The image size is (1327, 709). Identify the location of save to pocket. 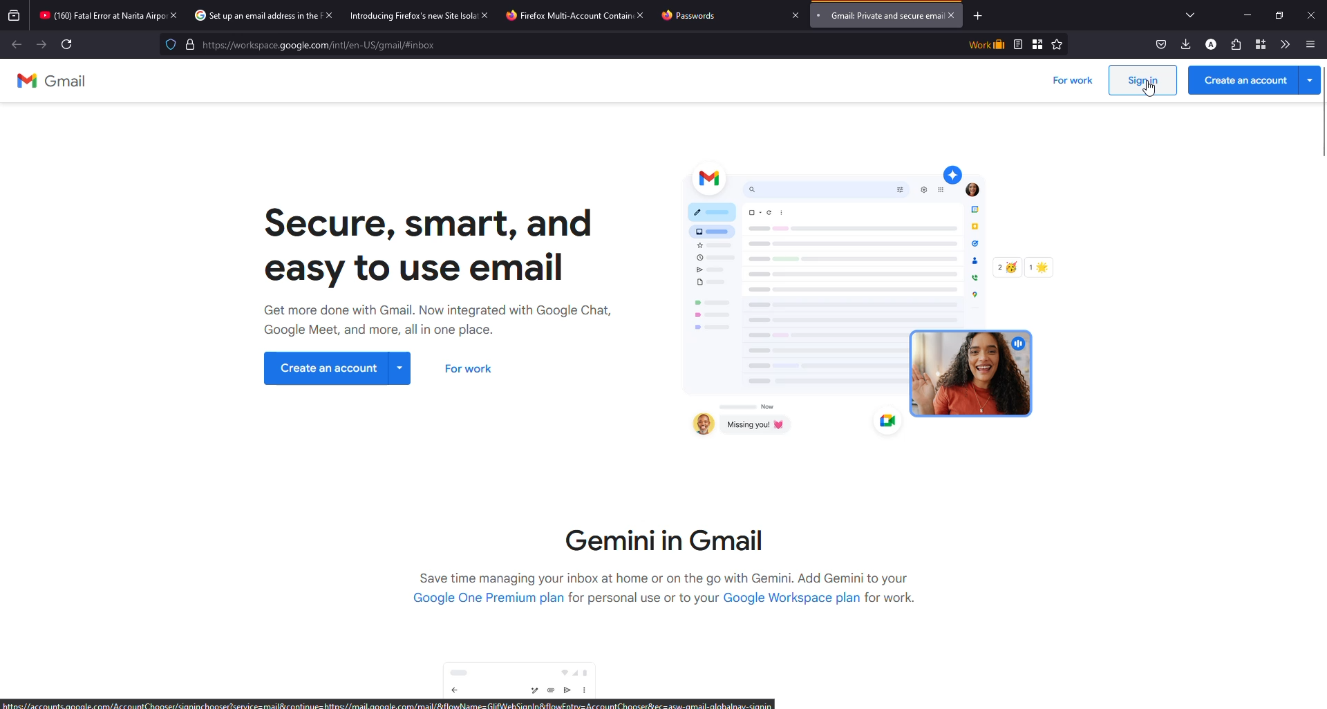
(1159, 44).